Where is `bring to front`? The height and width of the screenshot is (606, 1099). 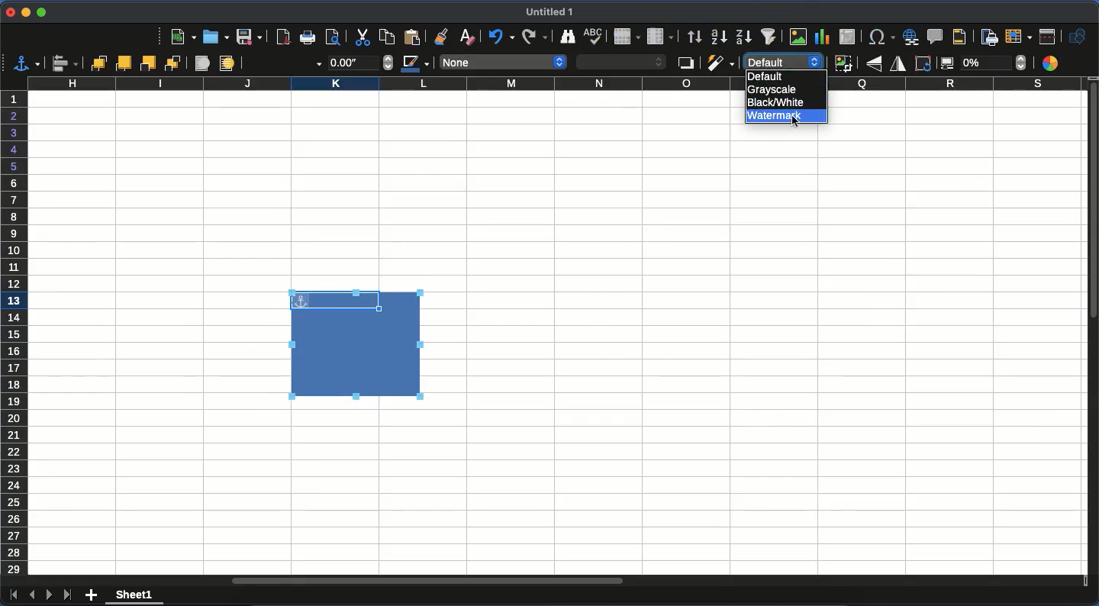
bring to front is located at coordinates (96, 63).